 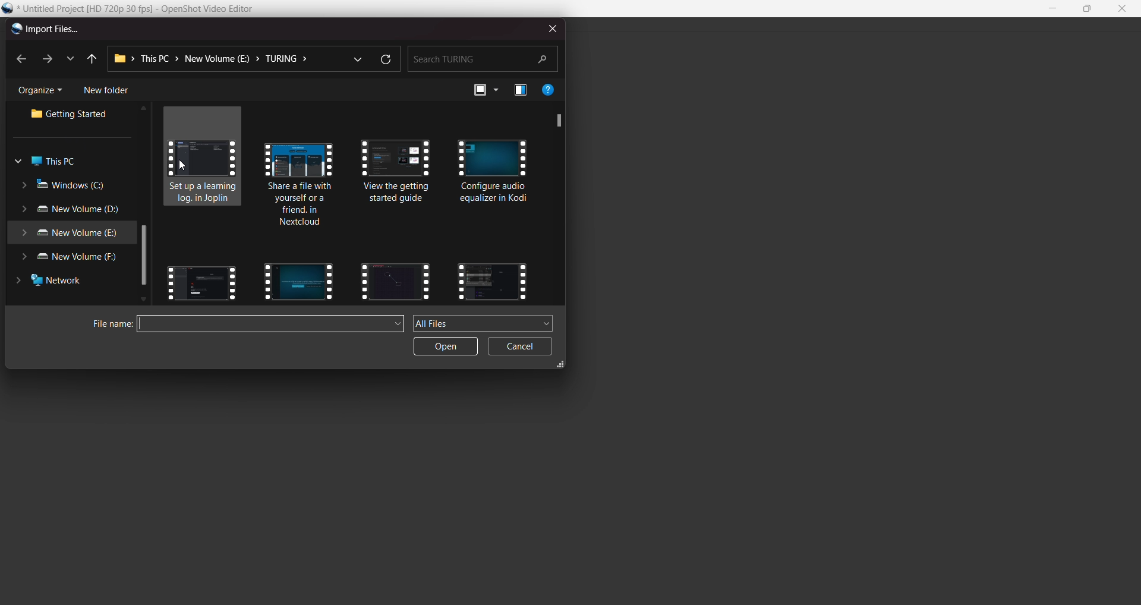 What do you see at coordinates (44, 30) in the screenshot?
I see `import files` at bounding box center [44, 30].